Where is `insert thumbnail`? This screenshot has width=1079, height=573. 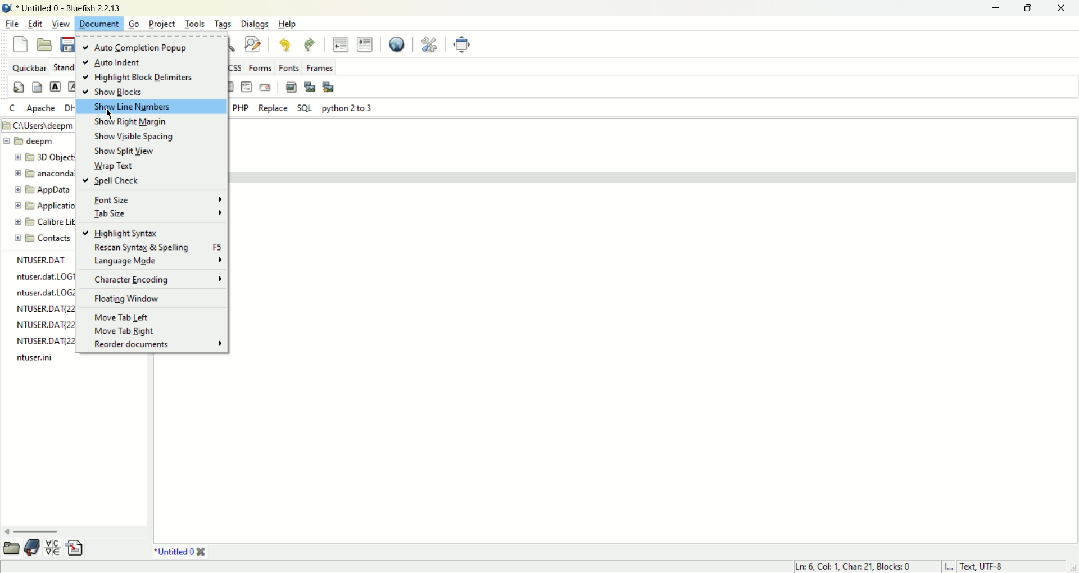
insert thumbnail is located at coordinates (309, 86).